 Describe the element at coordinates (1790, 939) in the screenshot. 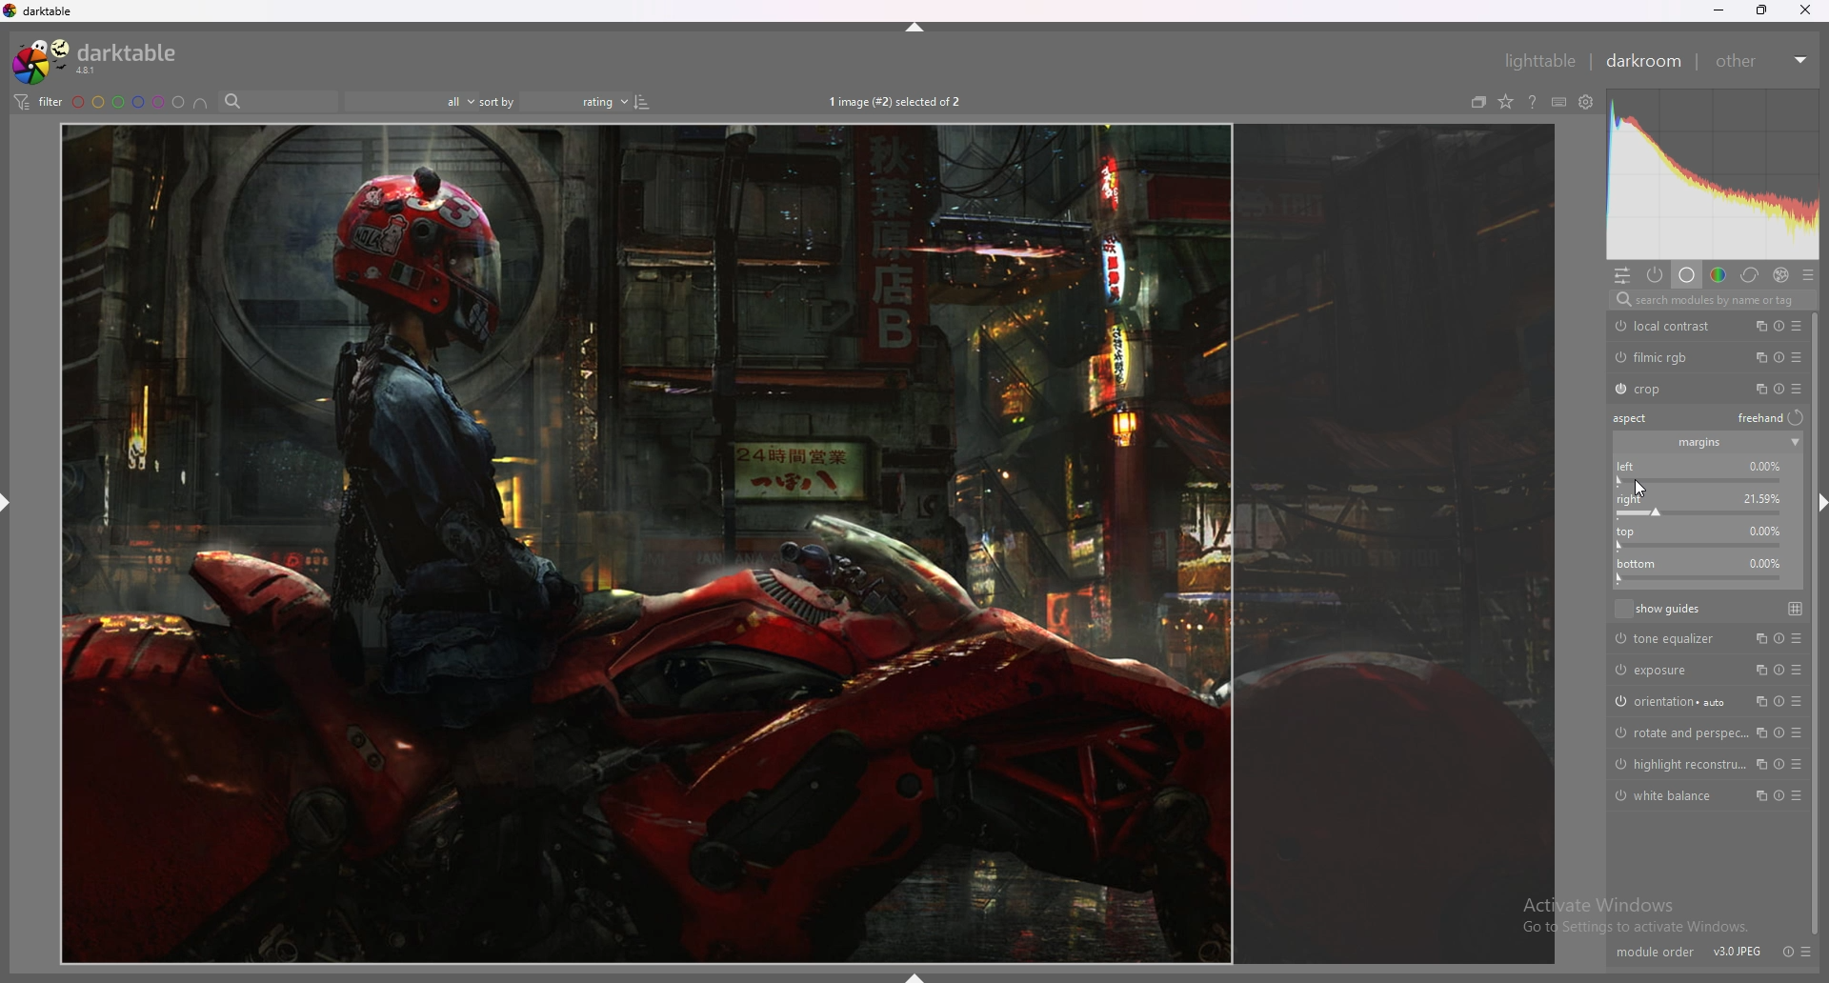

I see `reset` at that location.